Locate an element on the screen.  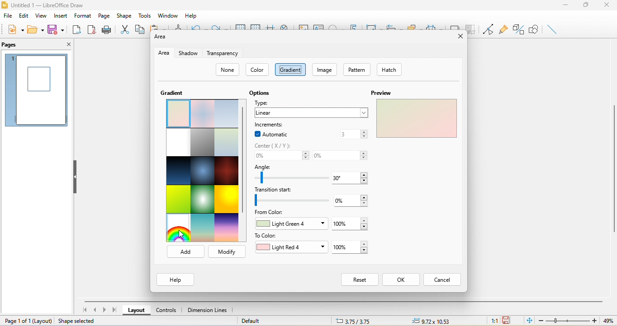
pastel dream is located at coordinates (203, 114).